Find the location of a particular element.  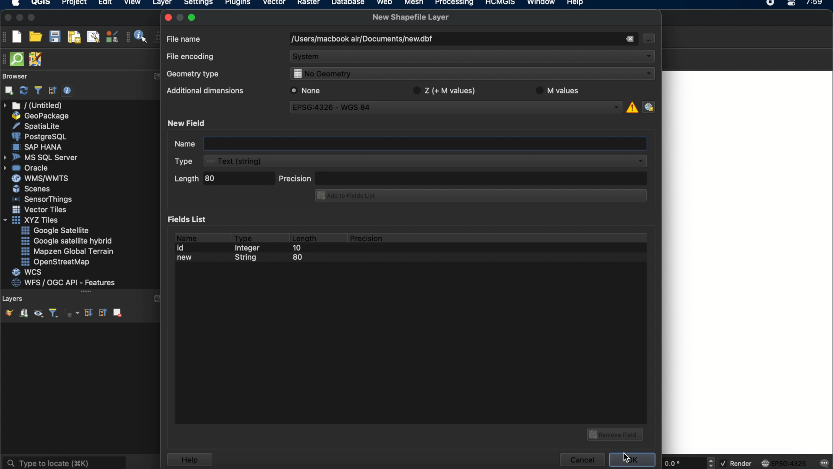

field name new is located at coordinates (425, 144).